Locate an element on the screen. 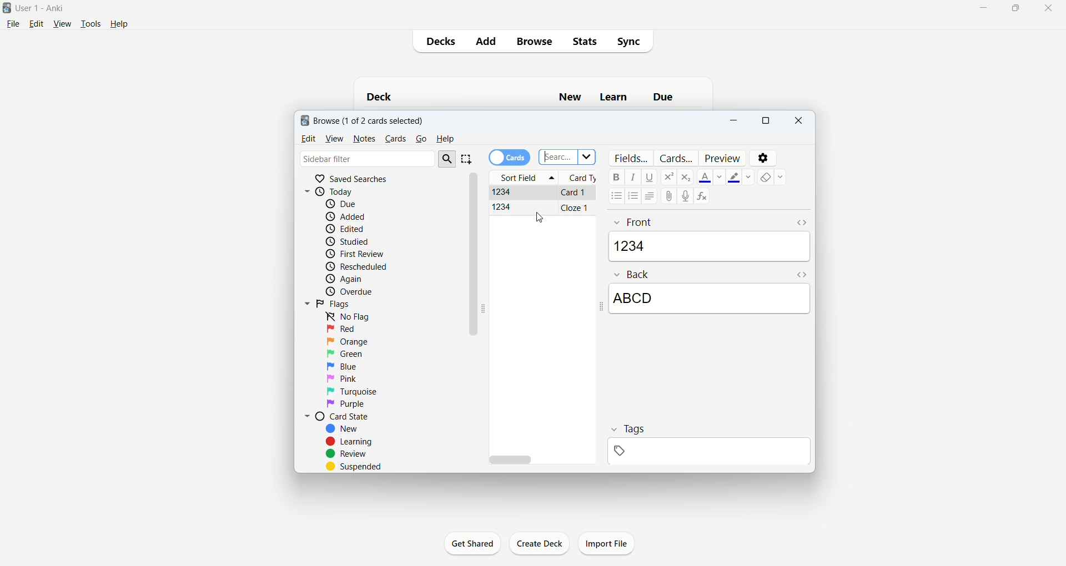 The width and height of the screenshot is (1066, 566). help is located at coordinates (119, 24).